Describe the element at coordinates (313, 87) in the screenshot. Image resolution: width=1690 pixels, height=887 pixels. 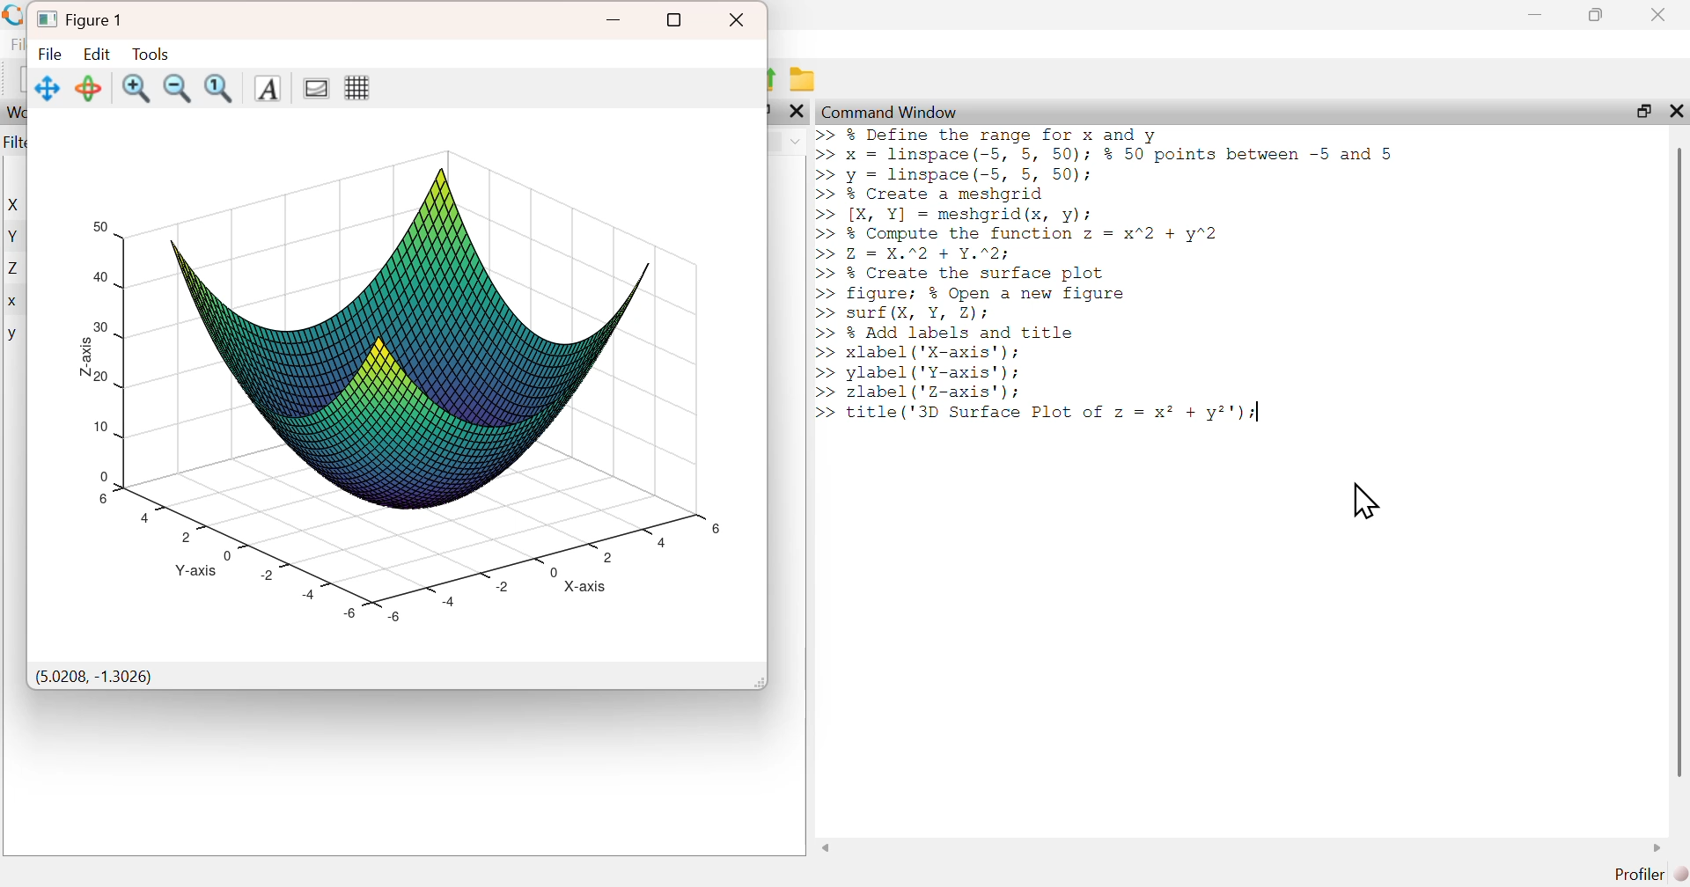
I see `Gradient` at that location.